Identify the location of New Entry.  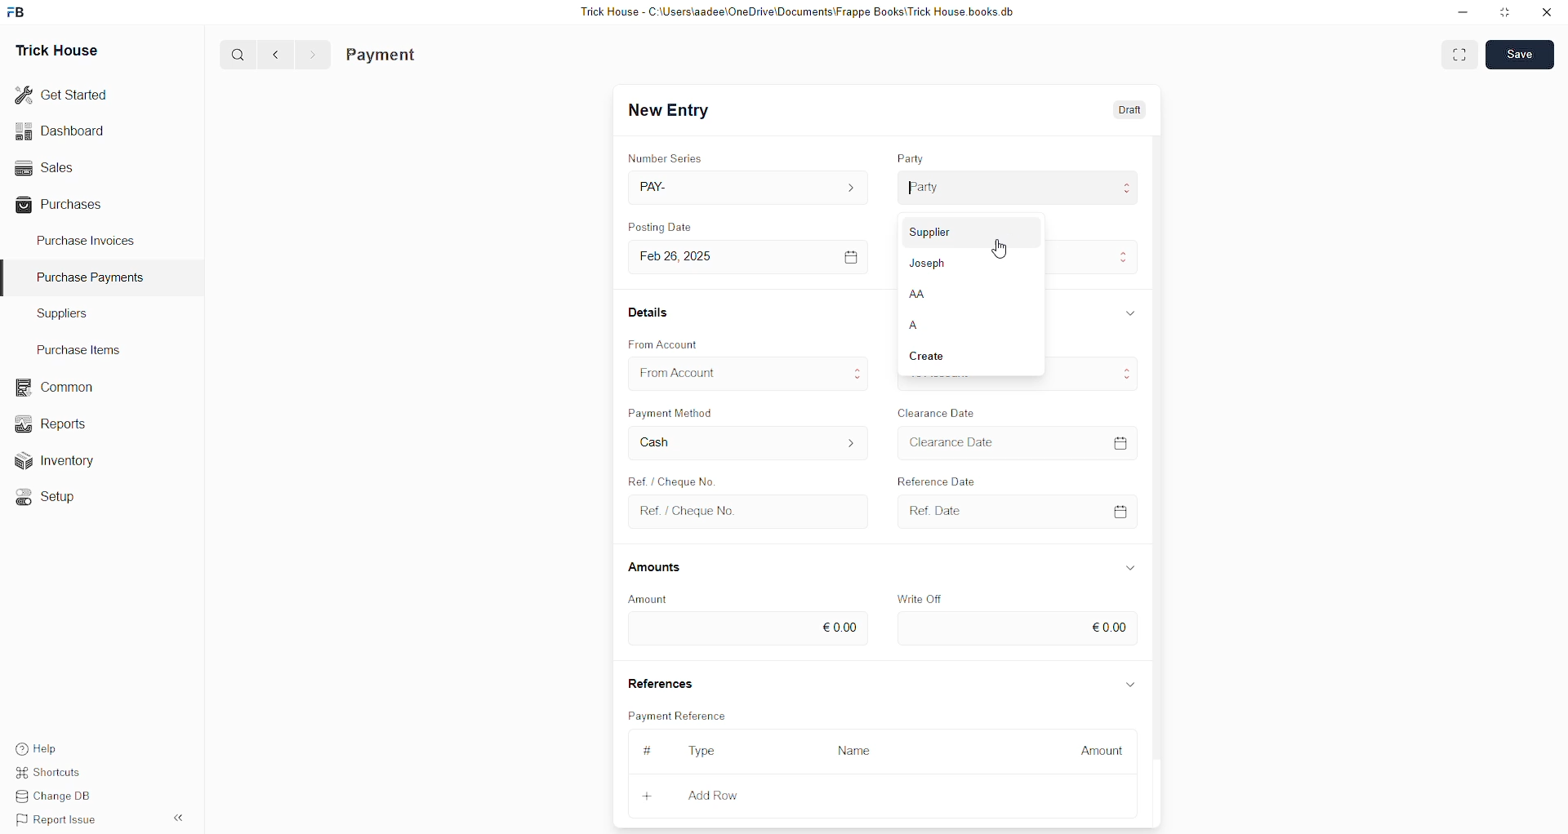
(669, 112).